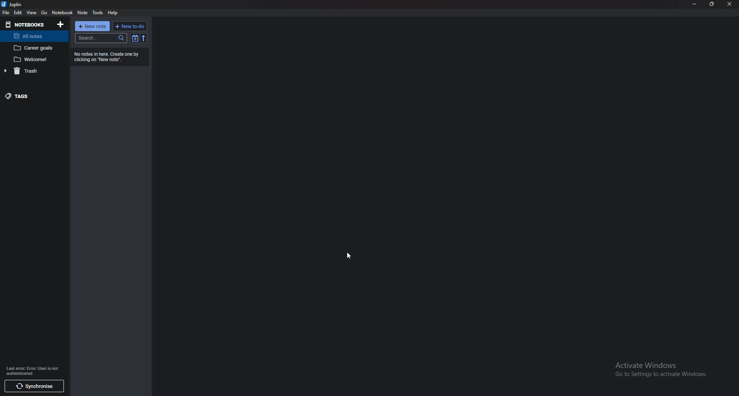 This screenshot has height=396, width=739. I want to click on Activate Windows, so click(659, 369).